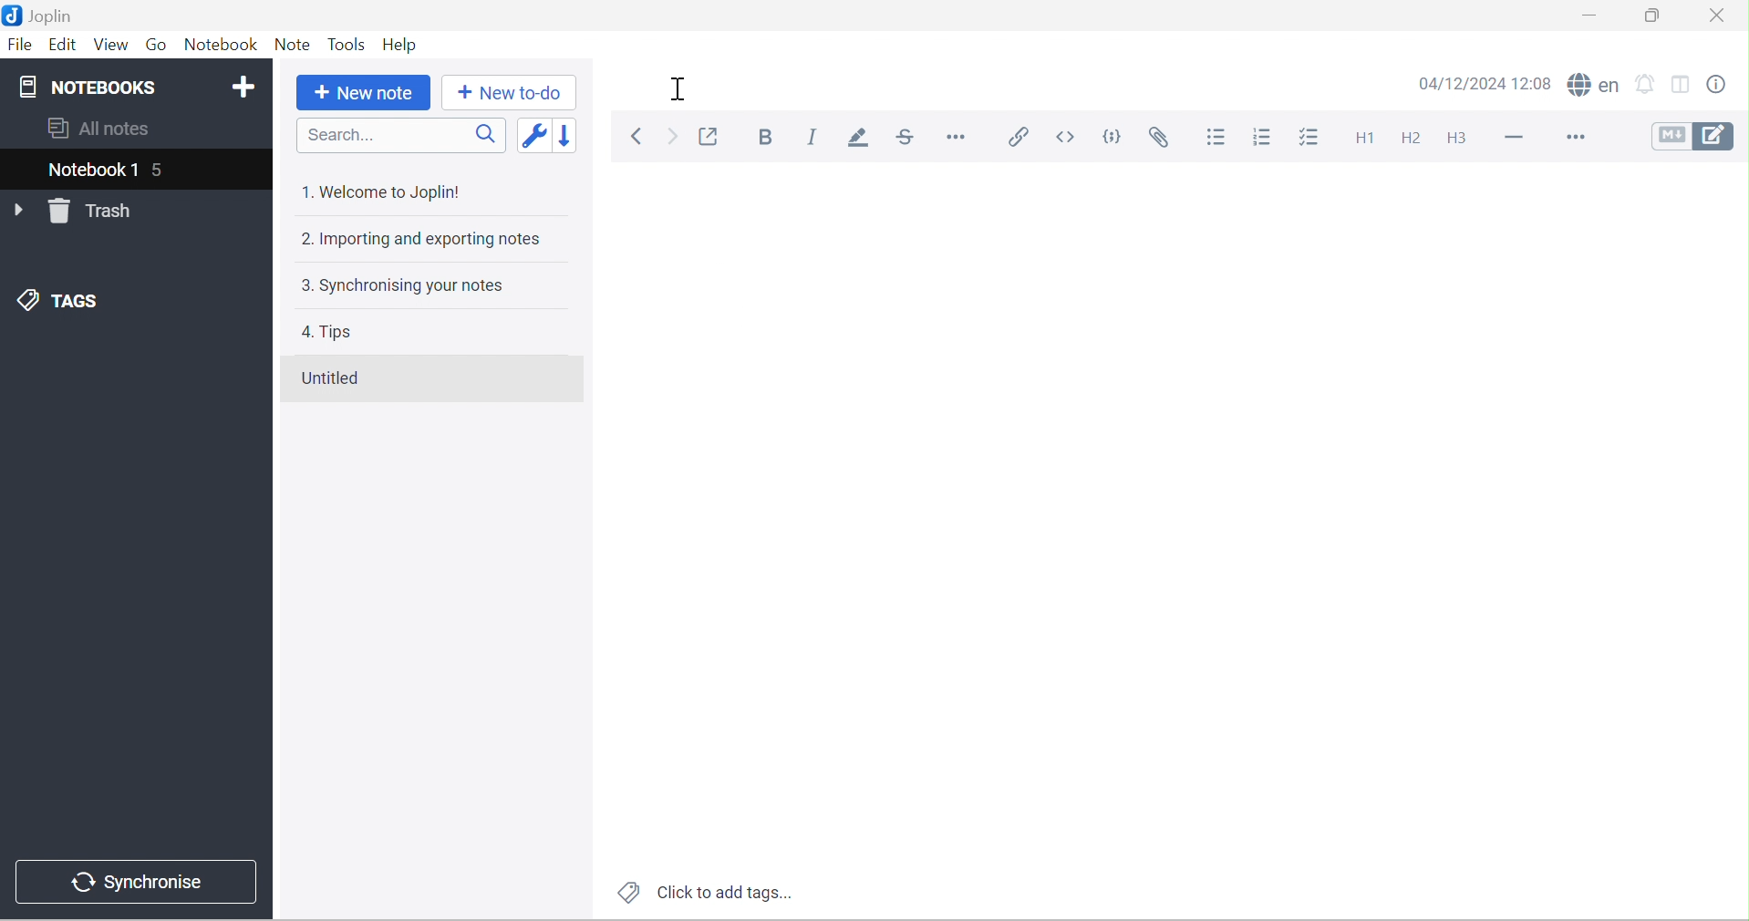  I want to click on Tools, so click(348, 44).